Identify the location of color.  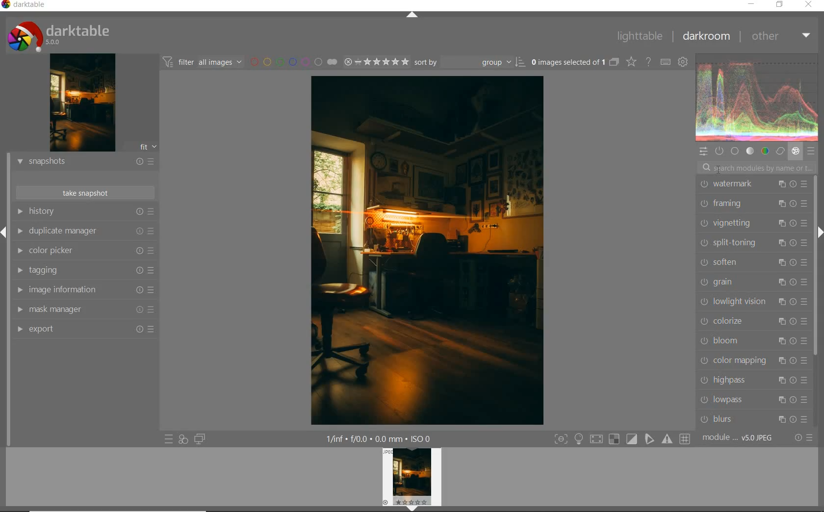
(766, 150).